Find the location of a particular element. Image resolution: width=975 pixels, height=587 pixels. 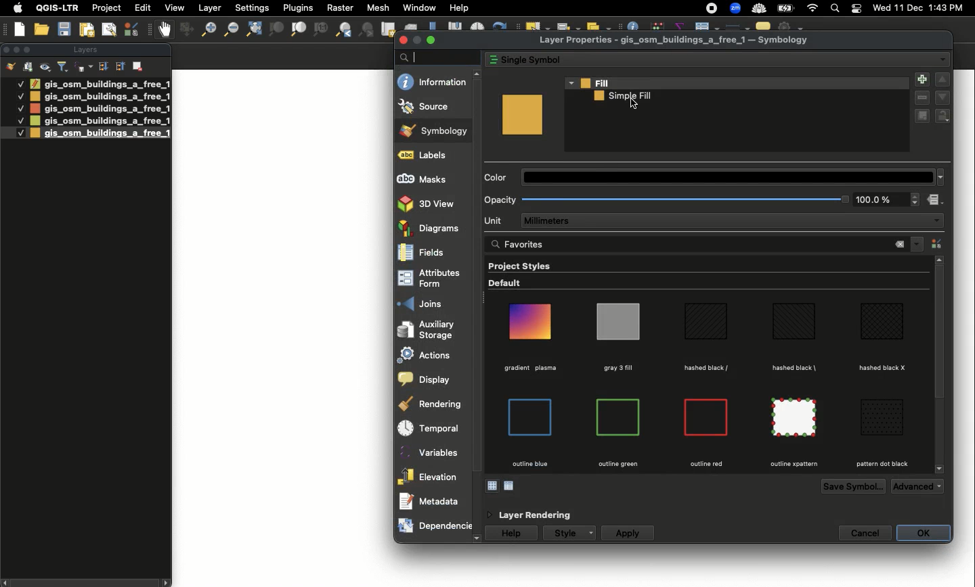

vertical Scrollbar is located at coordinates (479, 306).